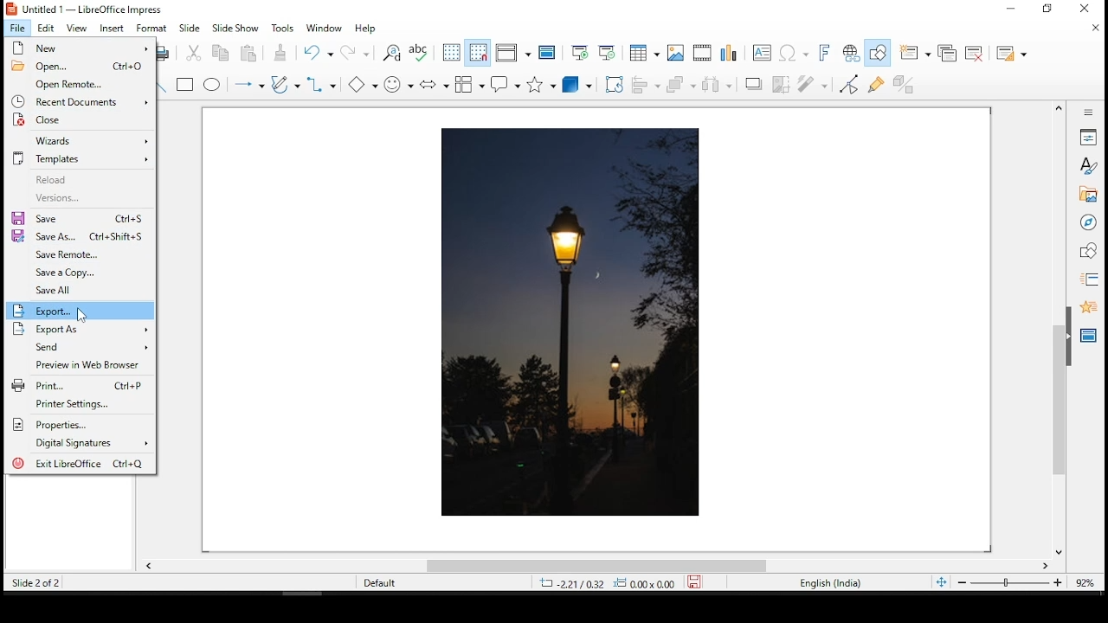  I want to click on hyperlink, so click(851, 51).